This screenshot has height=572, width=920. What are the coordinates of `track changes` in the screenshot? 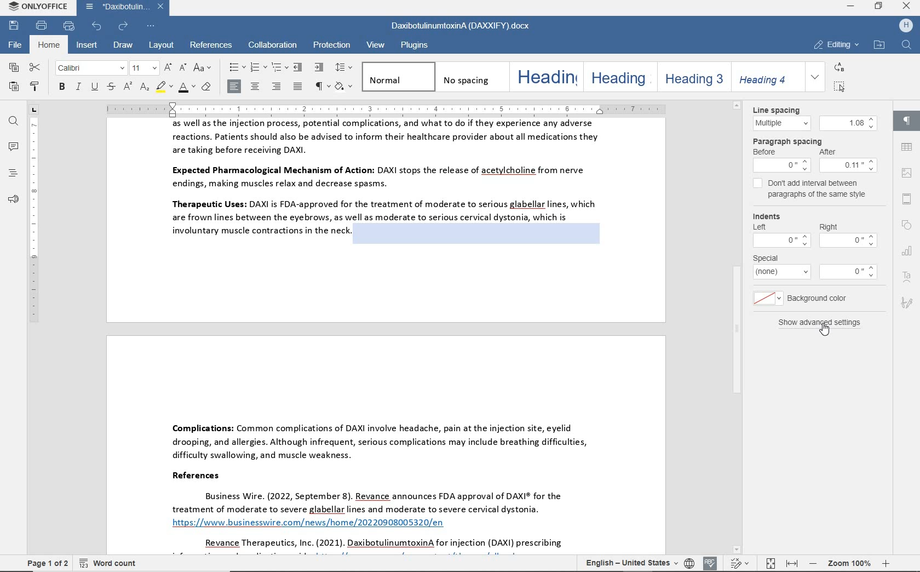 It's located at (741, 563).